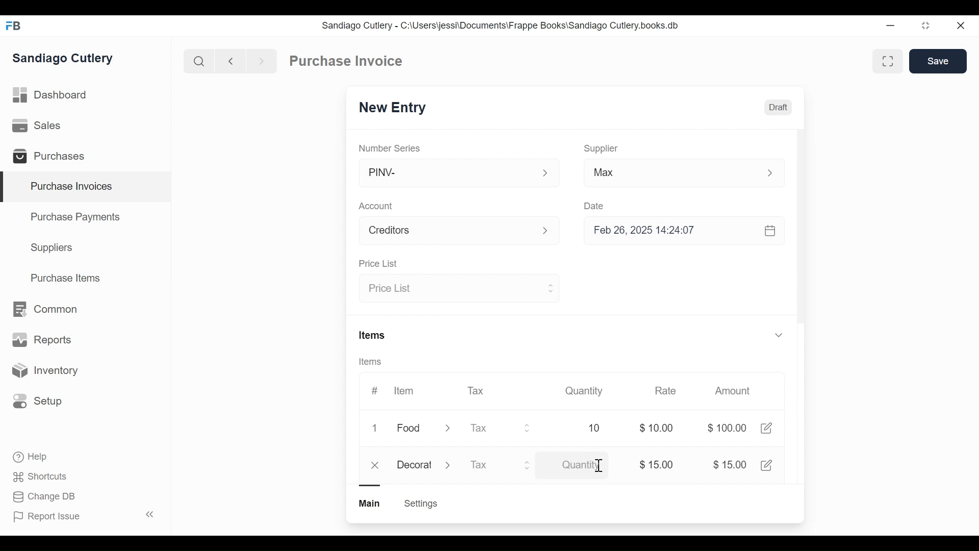 The width and height of the screenshot is (979, 551). Describe the element at coordinates (378, 207) in the screenshot. I see `Account` at that location.